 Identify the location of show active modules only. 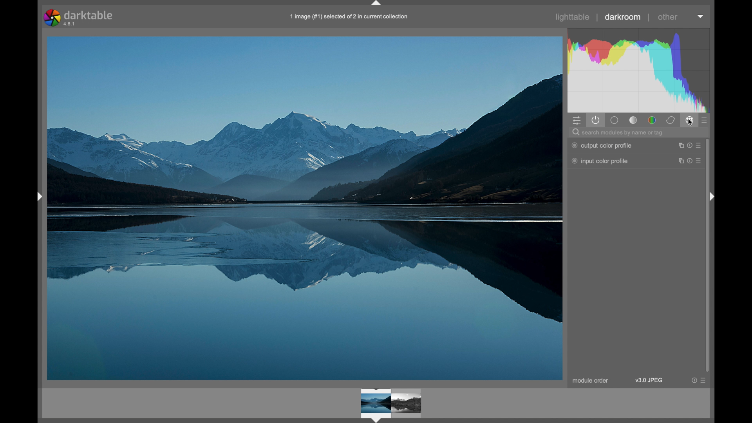
(595, 120).